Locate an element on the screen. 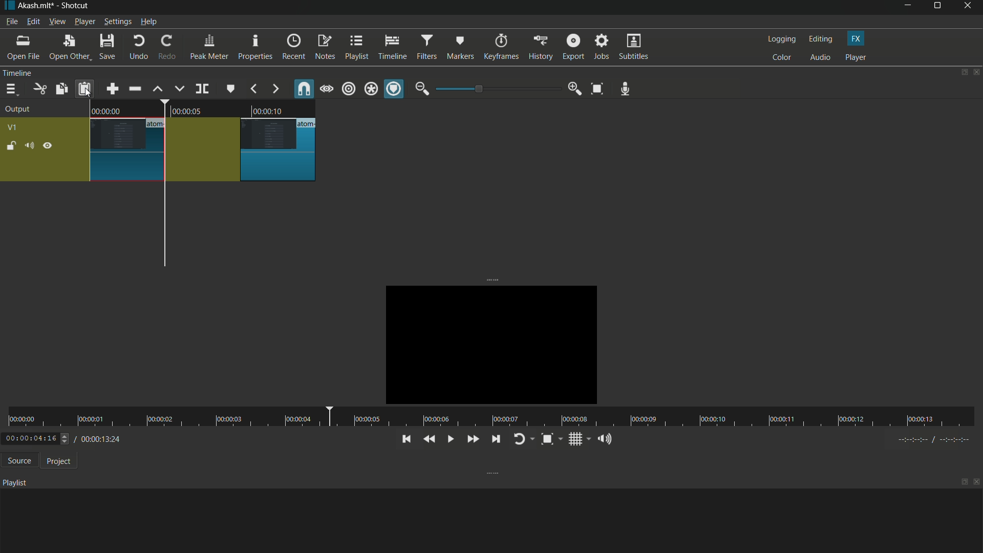 The height and width of the screenshot is (553, 983). playlist is located at coordinates (356, 48).